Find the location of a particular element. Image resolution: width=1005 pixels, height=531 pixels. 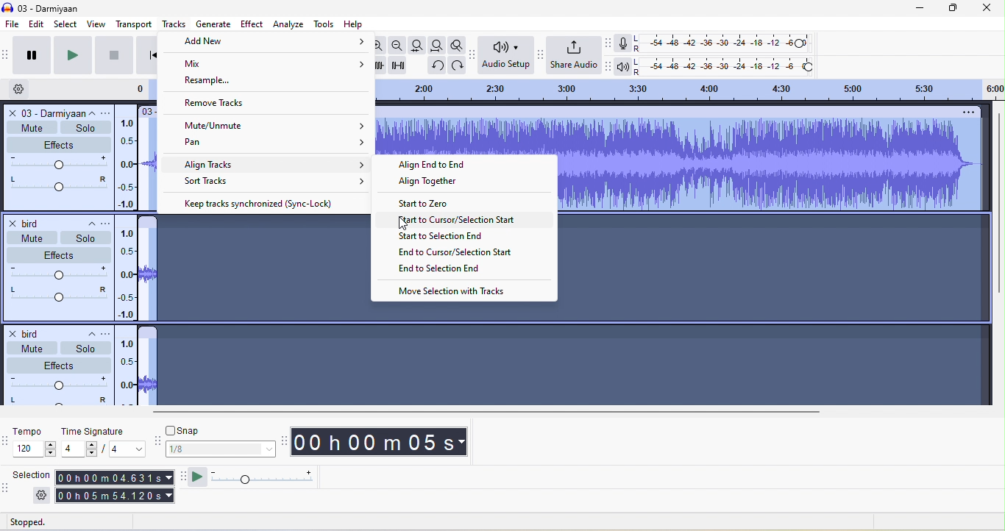

play is located at coordinates (71, 56).